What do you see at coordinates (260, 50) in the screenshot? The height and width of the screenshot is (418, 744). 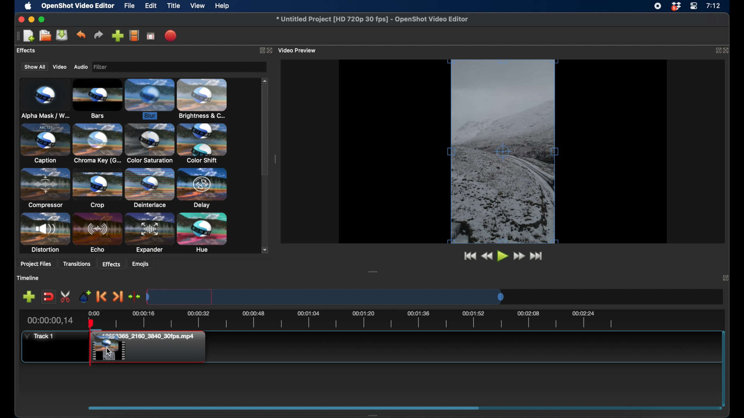 I see `expand` at bounding box center [260, 50].